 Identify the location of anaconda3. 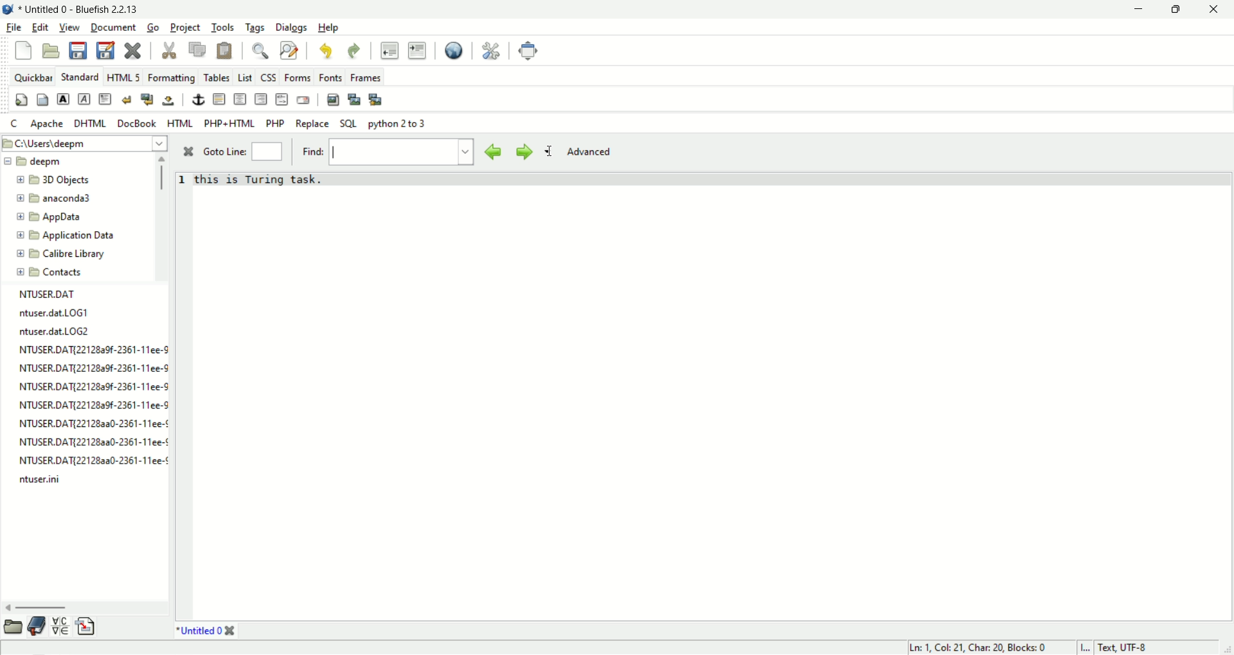
(60, 199).